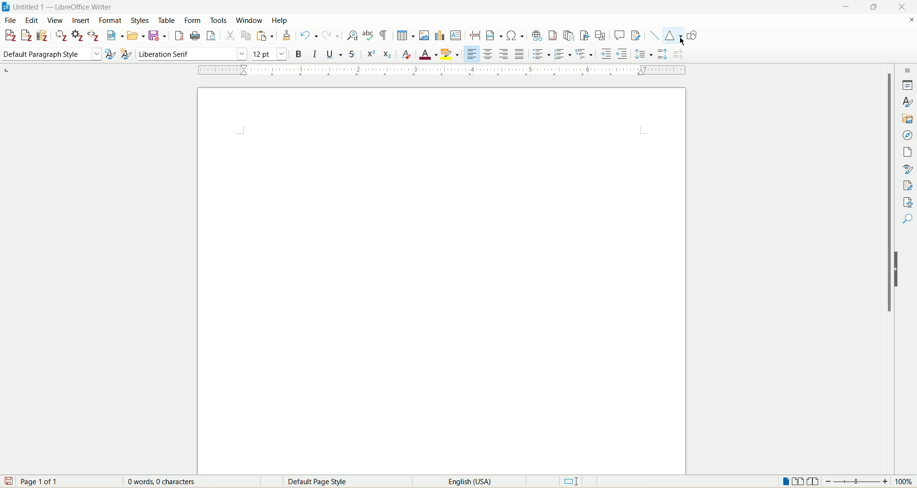  What do you see at coordinates (94, 35) in the screenshot?
I see `unlink citation` at bounding box center [94, 35].